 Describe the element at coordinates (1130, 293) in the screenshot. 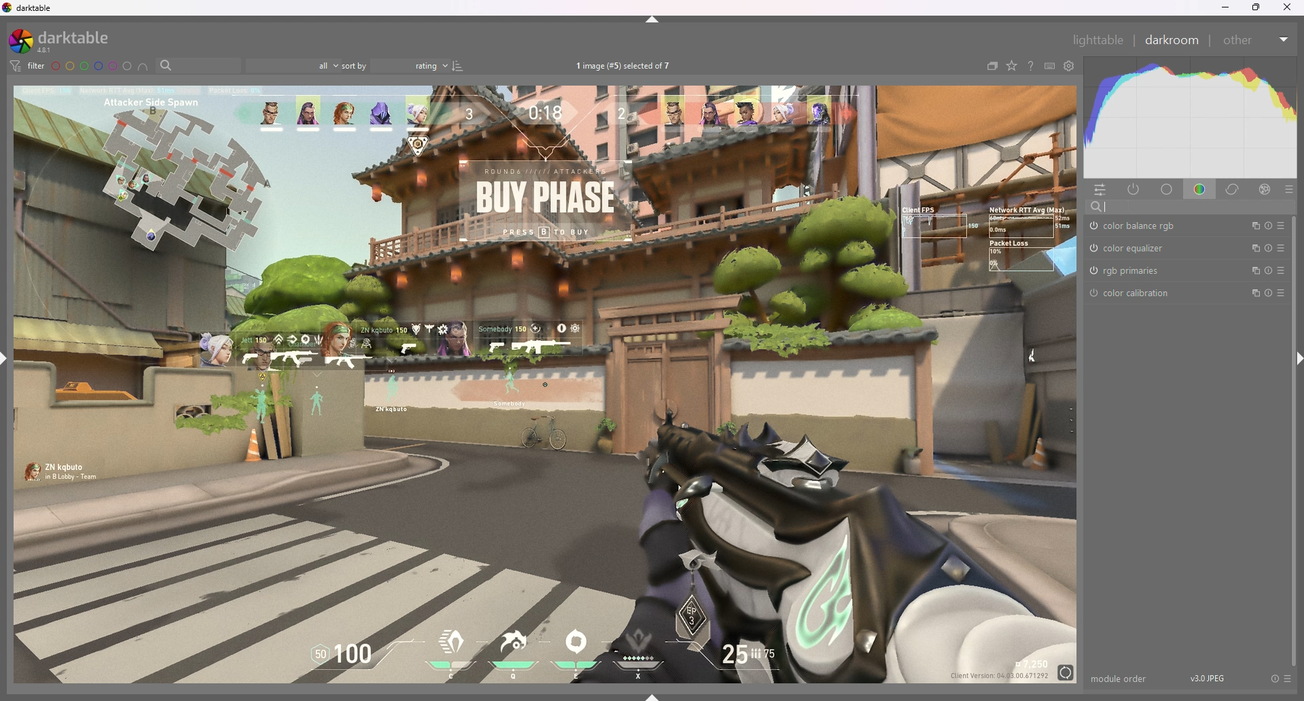

I see `color calibration` at that location.